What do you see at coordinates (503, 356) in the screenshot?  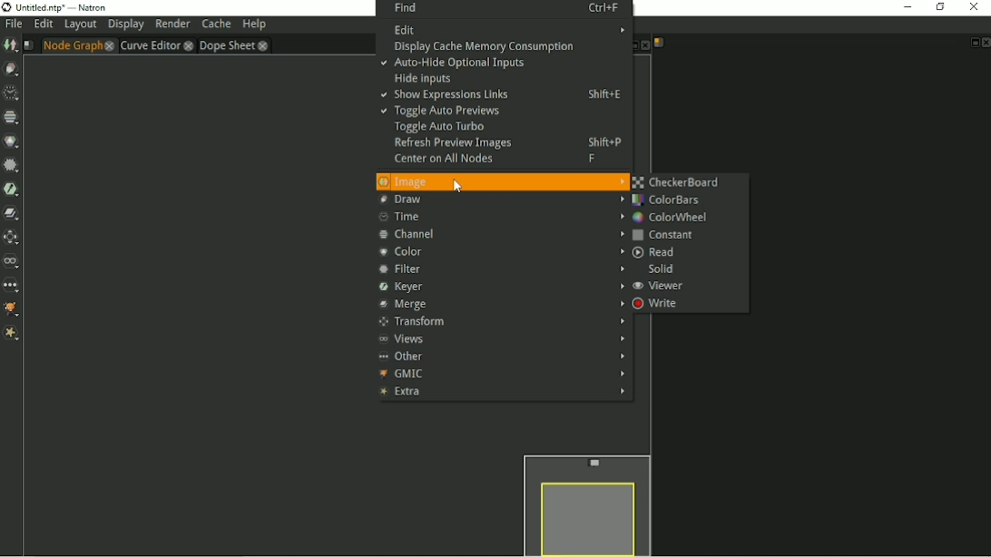 I see `Other` at bounding box center [503, 356].